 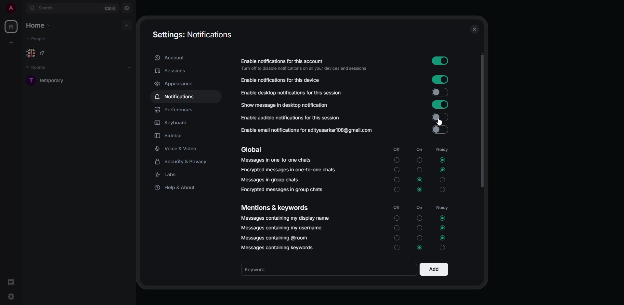 I want to click on encrypted messages in one on one chats, so click(x=289, y=170).